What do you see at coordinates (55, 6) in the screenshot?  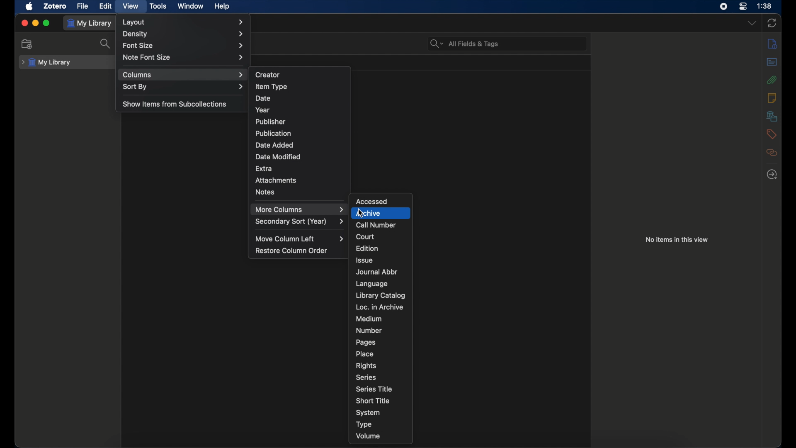 I see `zotero` at bounding box center [55, 6].